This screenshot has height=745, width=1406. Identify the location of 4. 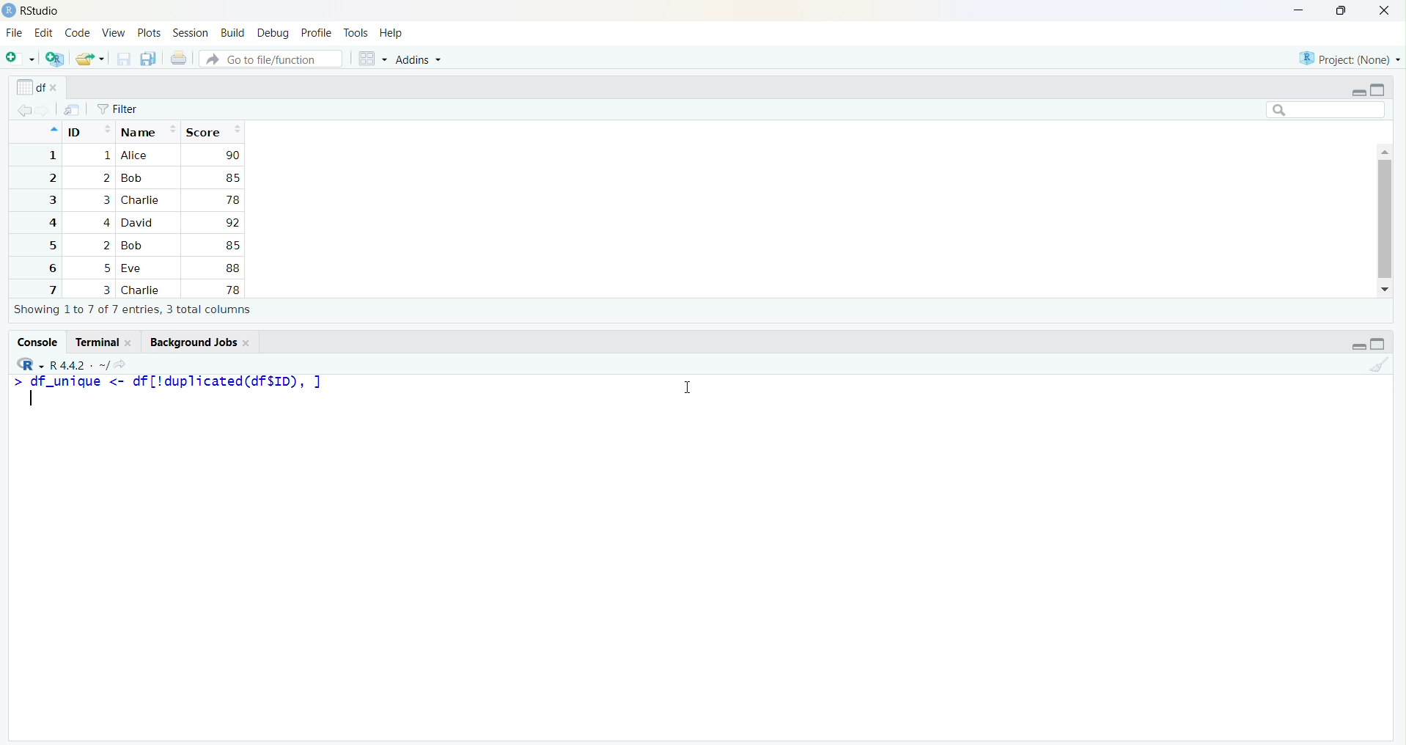
(50, 223).